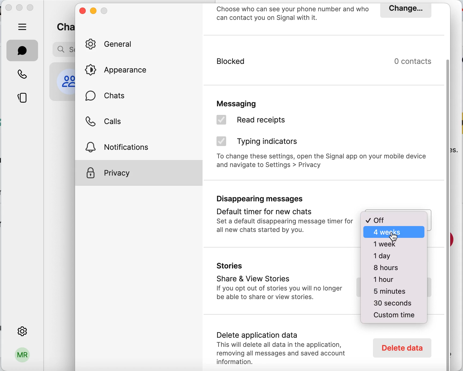  What do you see at coordinates (293, 14) in the screenshot?
I see `choose who can see your phone number` at bounding box center [293, 14].